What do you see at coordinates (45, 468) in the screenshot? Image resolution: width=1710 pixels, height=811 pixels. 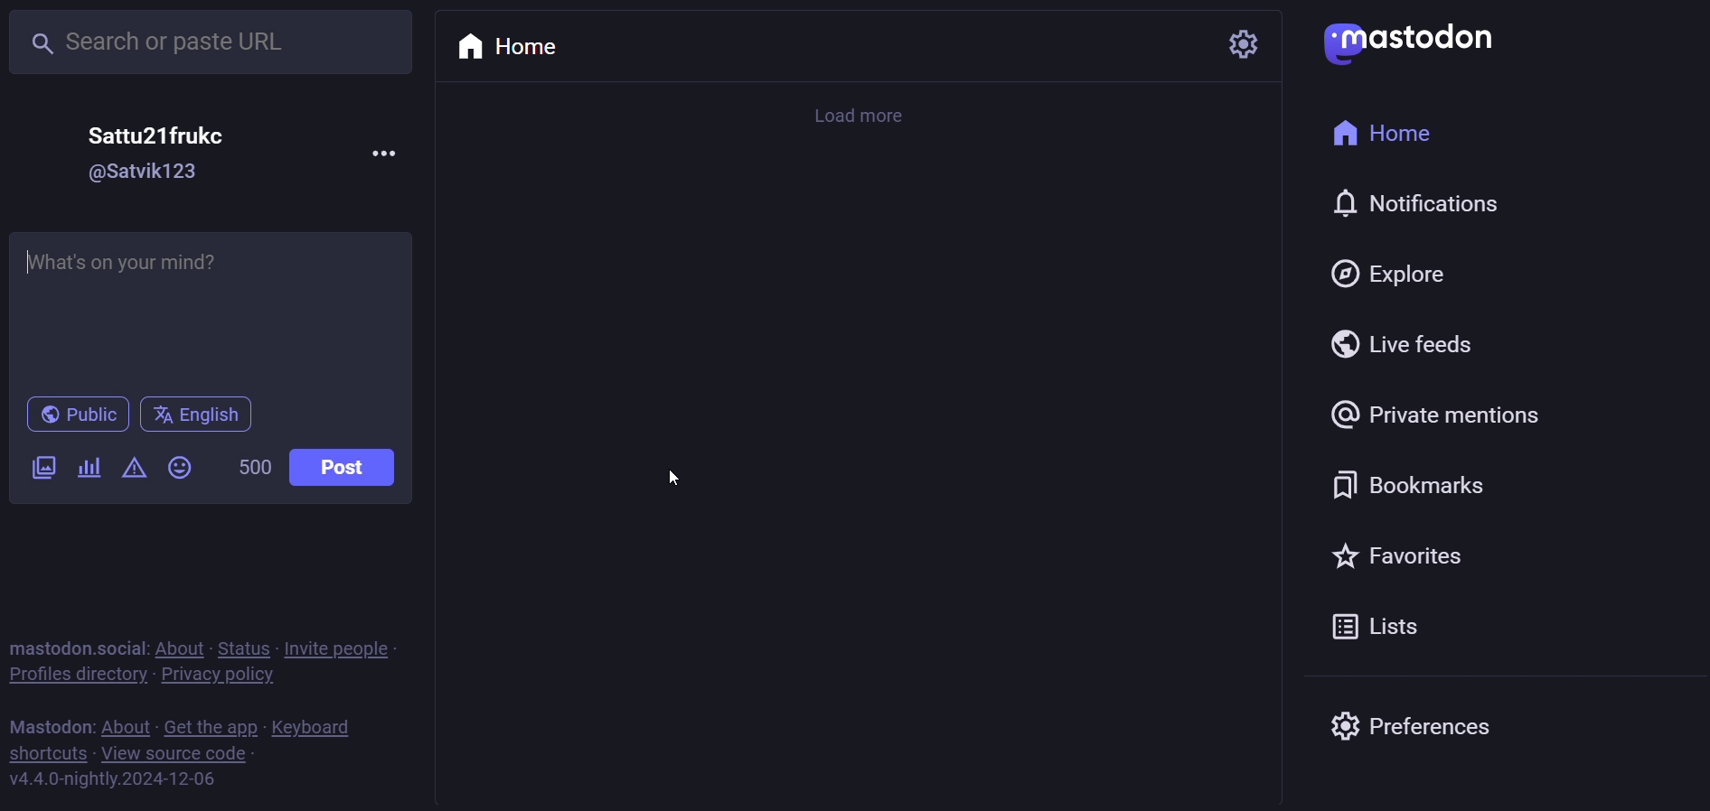 I see `images/video` at bounding box center [45, 468].